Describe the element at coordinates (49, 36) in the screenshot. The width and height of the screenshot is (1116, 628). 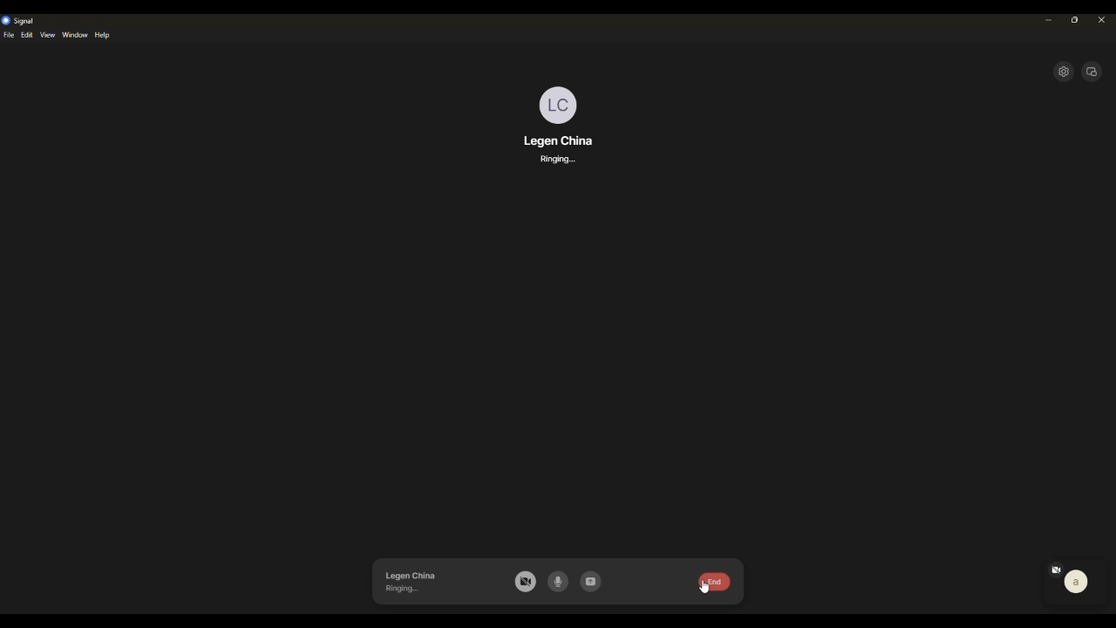
I see `view` at that location.